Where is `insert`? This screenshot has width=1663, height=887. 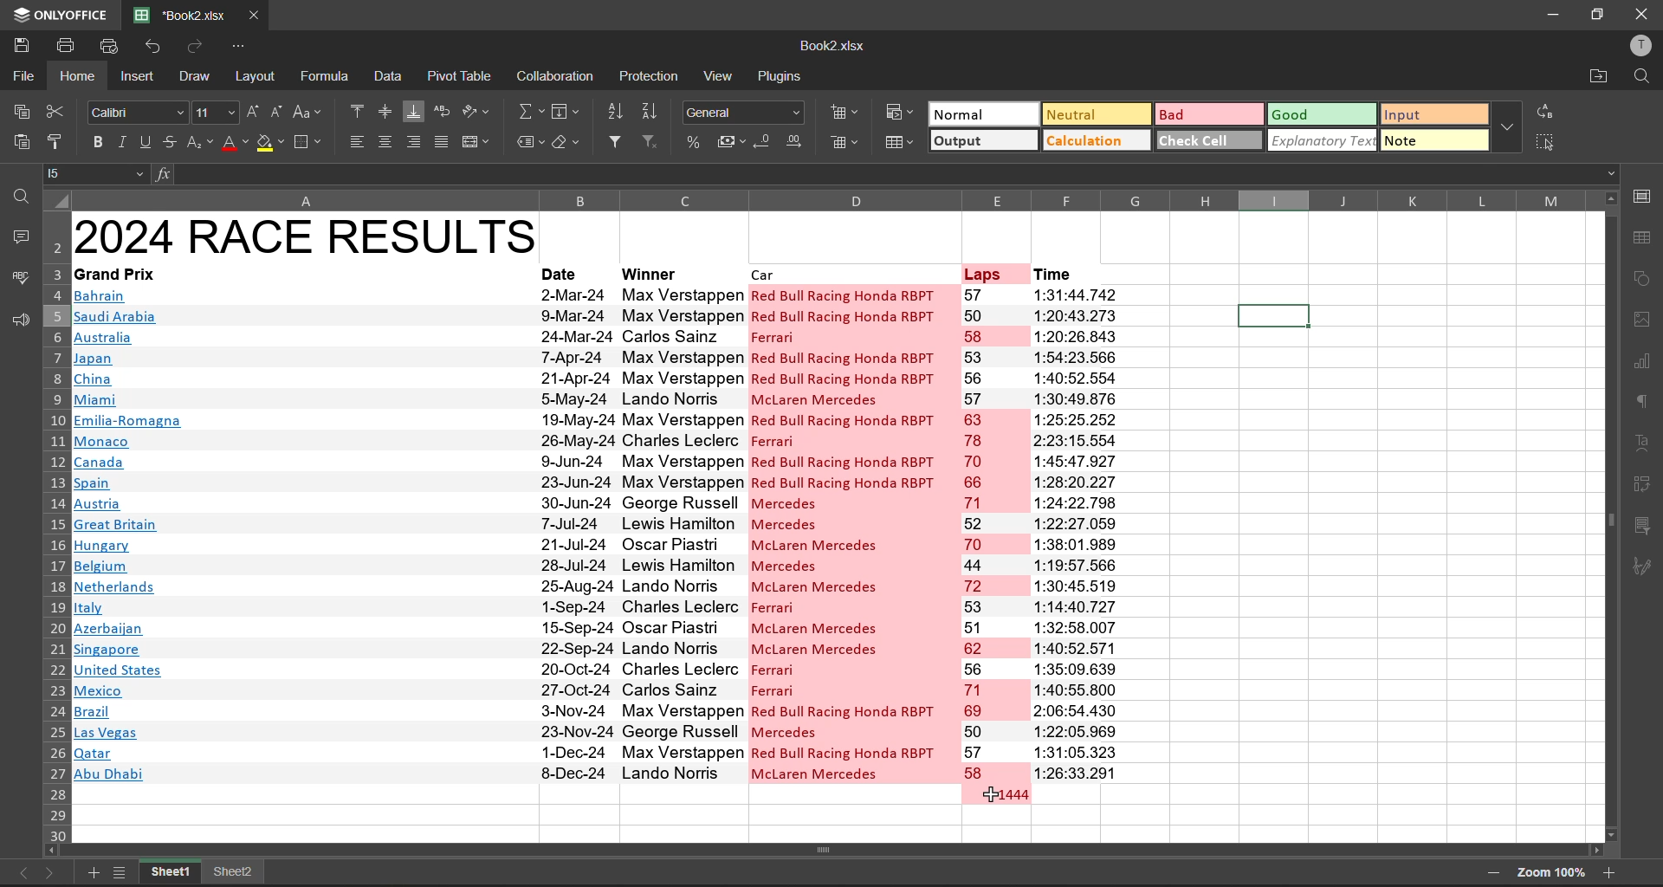 insert is located at coordinates (141, 78).